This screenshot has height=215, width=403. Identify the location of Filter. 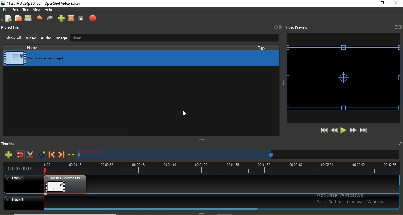
(174, 38).